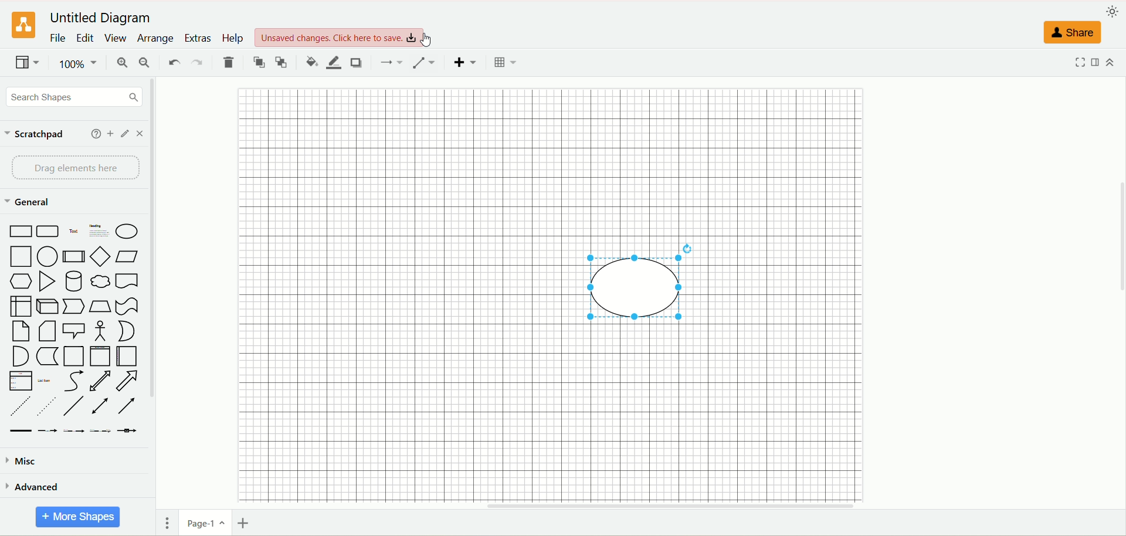 The height and width of the screenshot is (536, 1126). I want to click on line color, so click(334, 63).